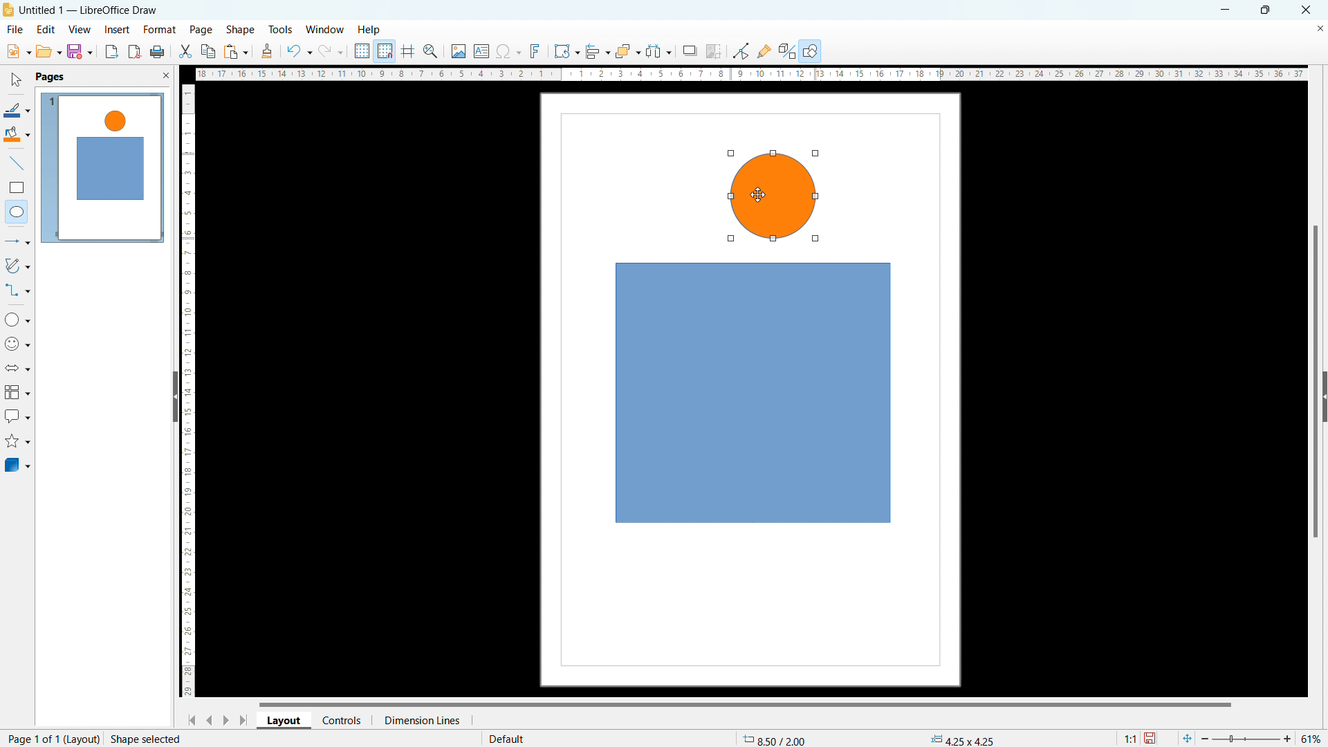  Describe the element at coordinates (430, 53) in the screenshot. I see `zoom and pan` at that location.